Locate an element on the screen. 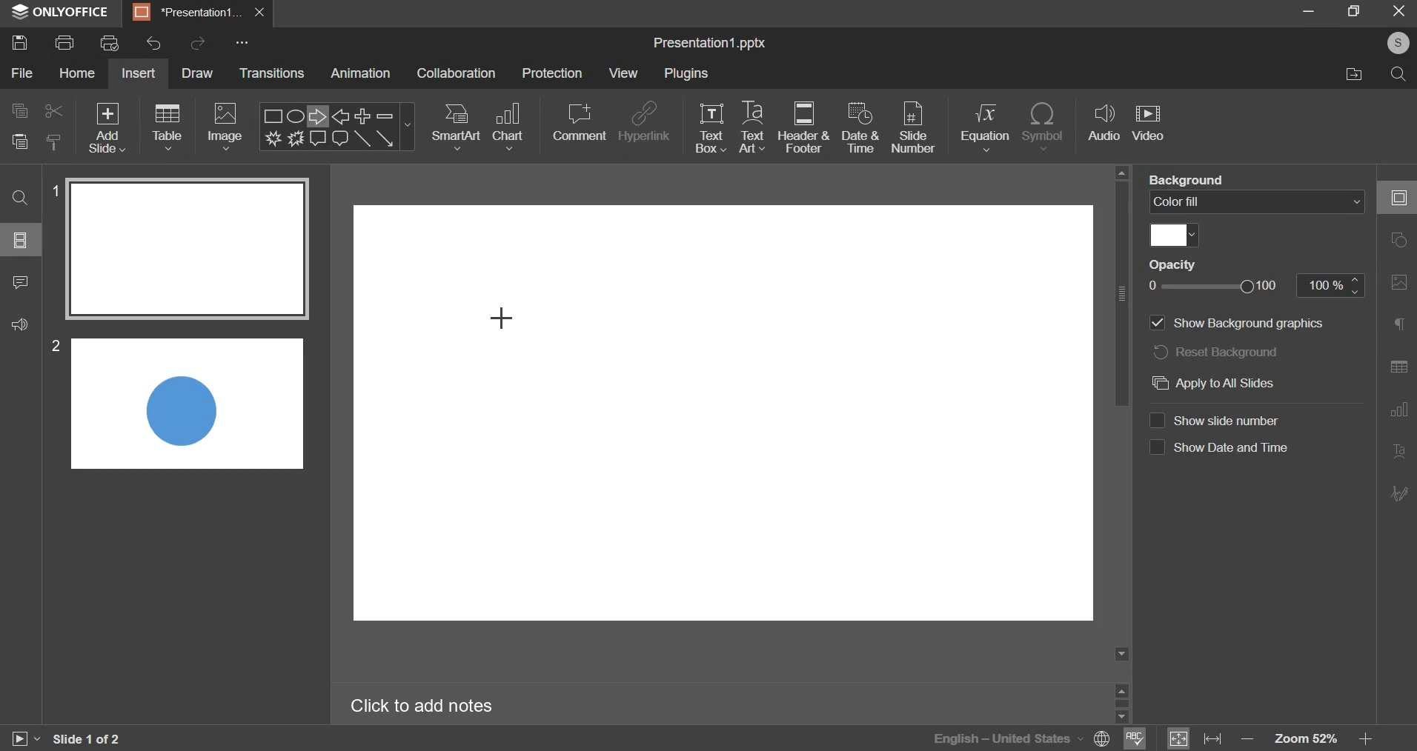  fit to slide is located at coordinates (1180, 738).